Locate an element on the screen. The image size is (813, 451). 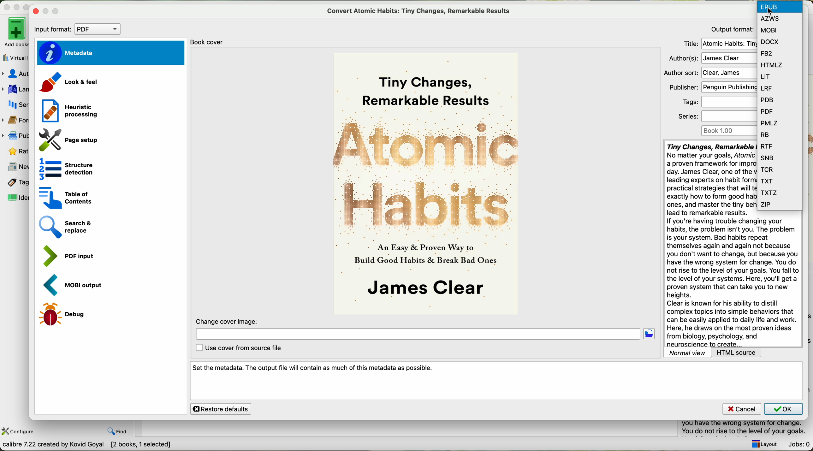
output format is located at coordinates (731, 29).